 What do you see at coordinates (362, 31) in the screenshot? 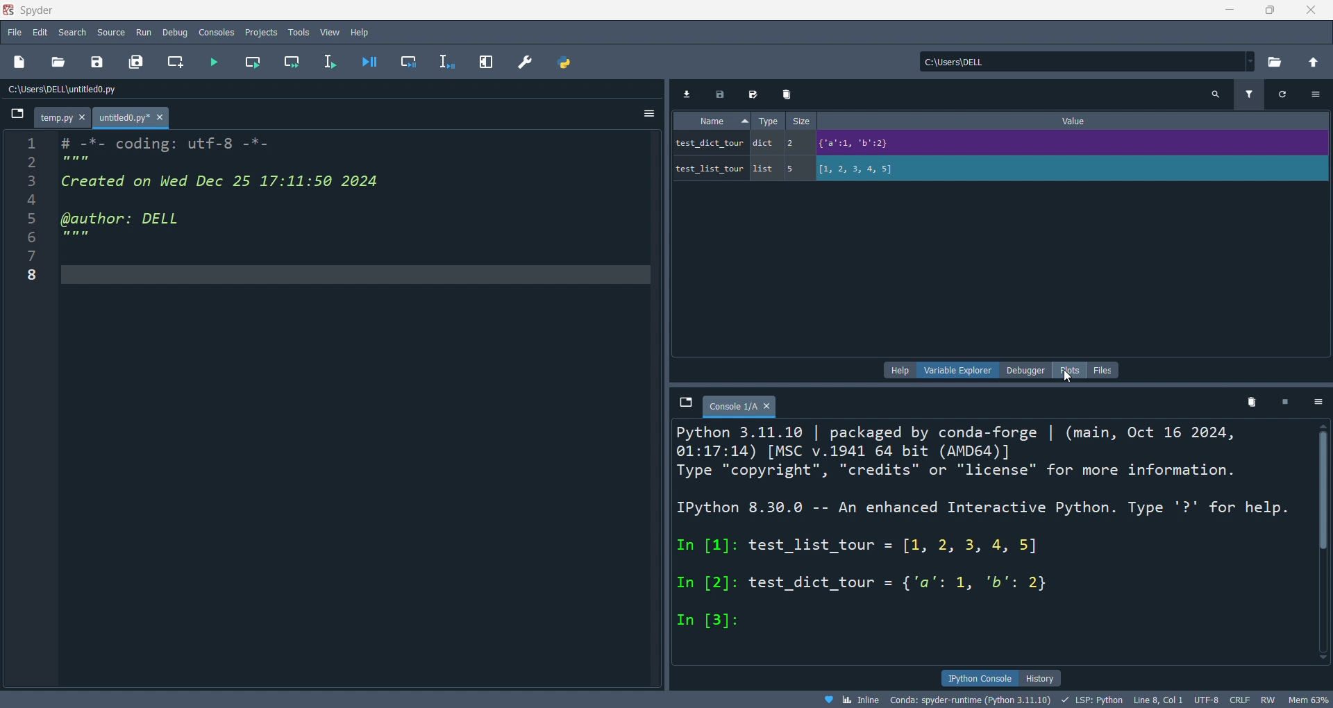
I see `help` at bounding box center [362, 31].